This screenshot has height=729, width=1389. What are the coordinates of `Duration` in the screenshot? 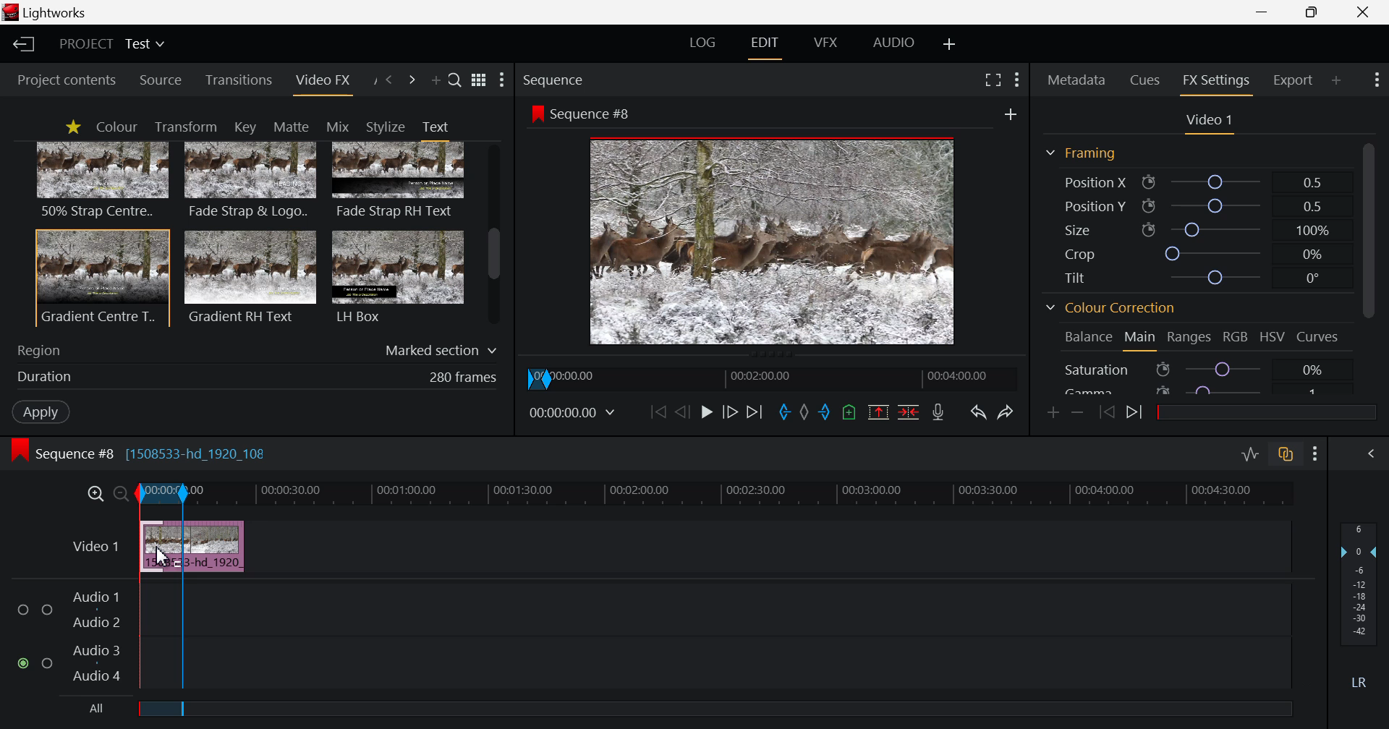 It's located at (253, 377).